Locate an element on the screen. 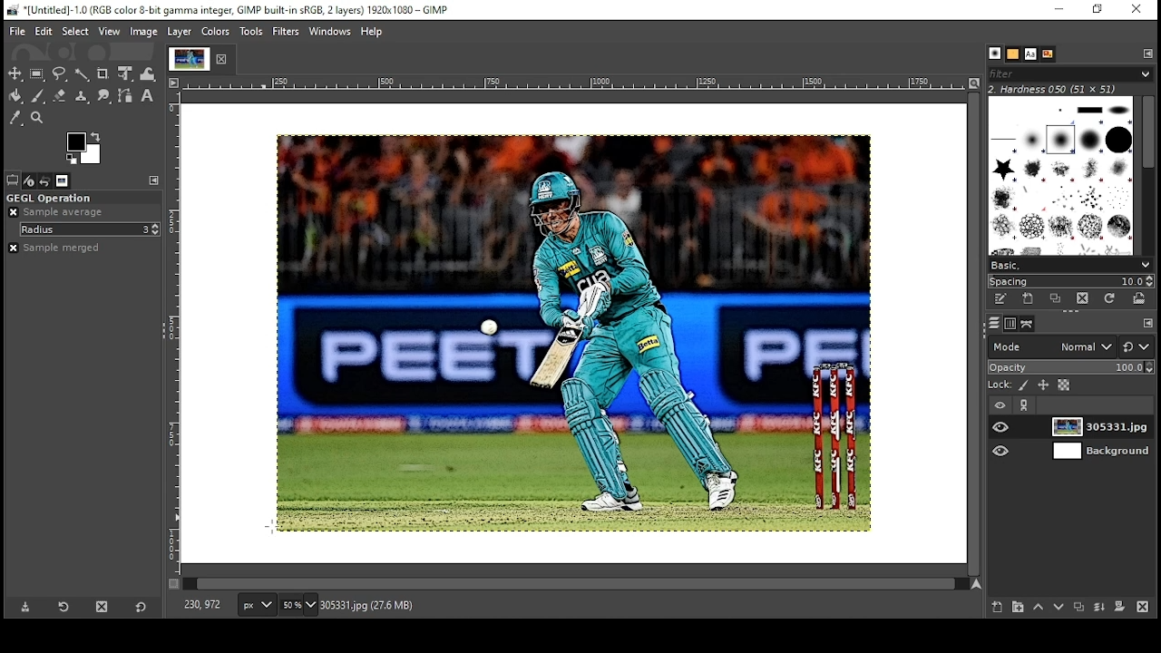 The width and height of the screenshot is (1161, 653). 230, 972 is located at coordinates (198, 606).